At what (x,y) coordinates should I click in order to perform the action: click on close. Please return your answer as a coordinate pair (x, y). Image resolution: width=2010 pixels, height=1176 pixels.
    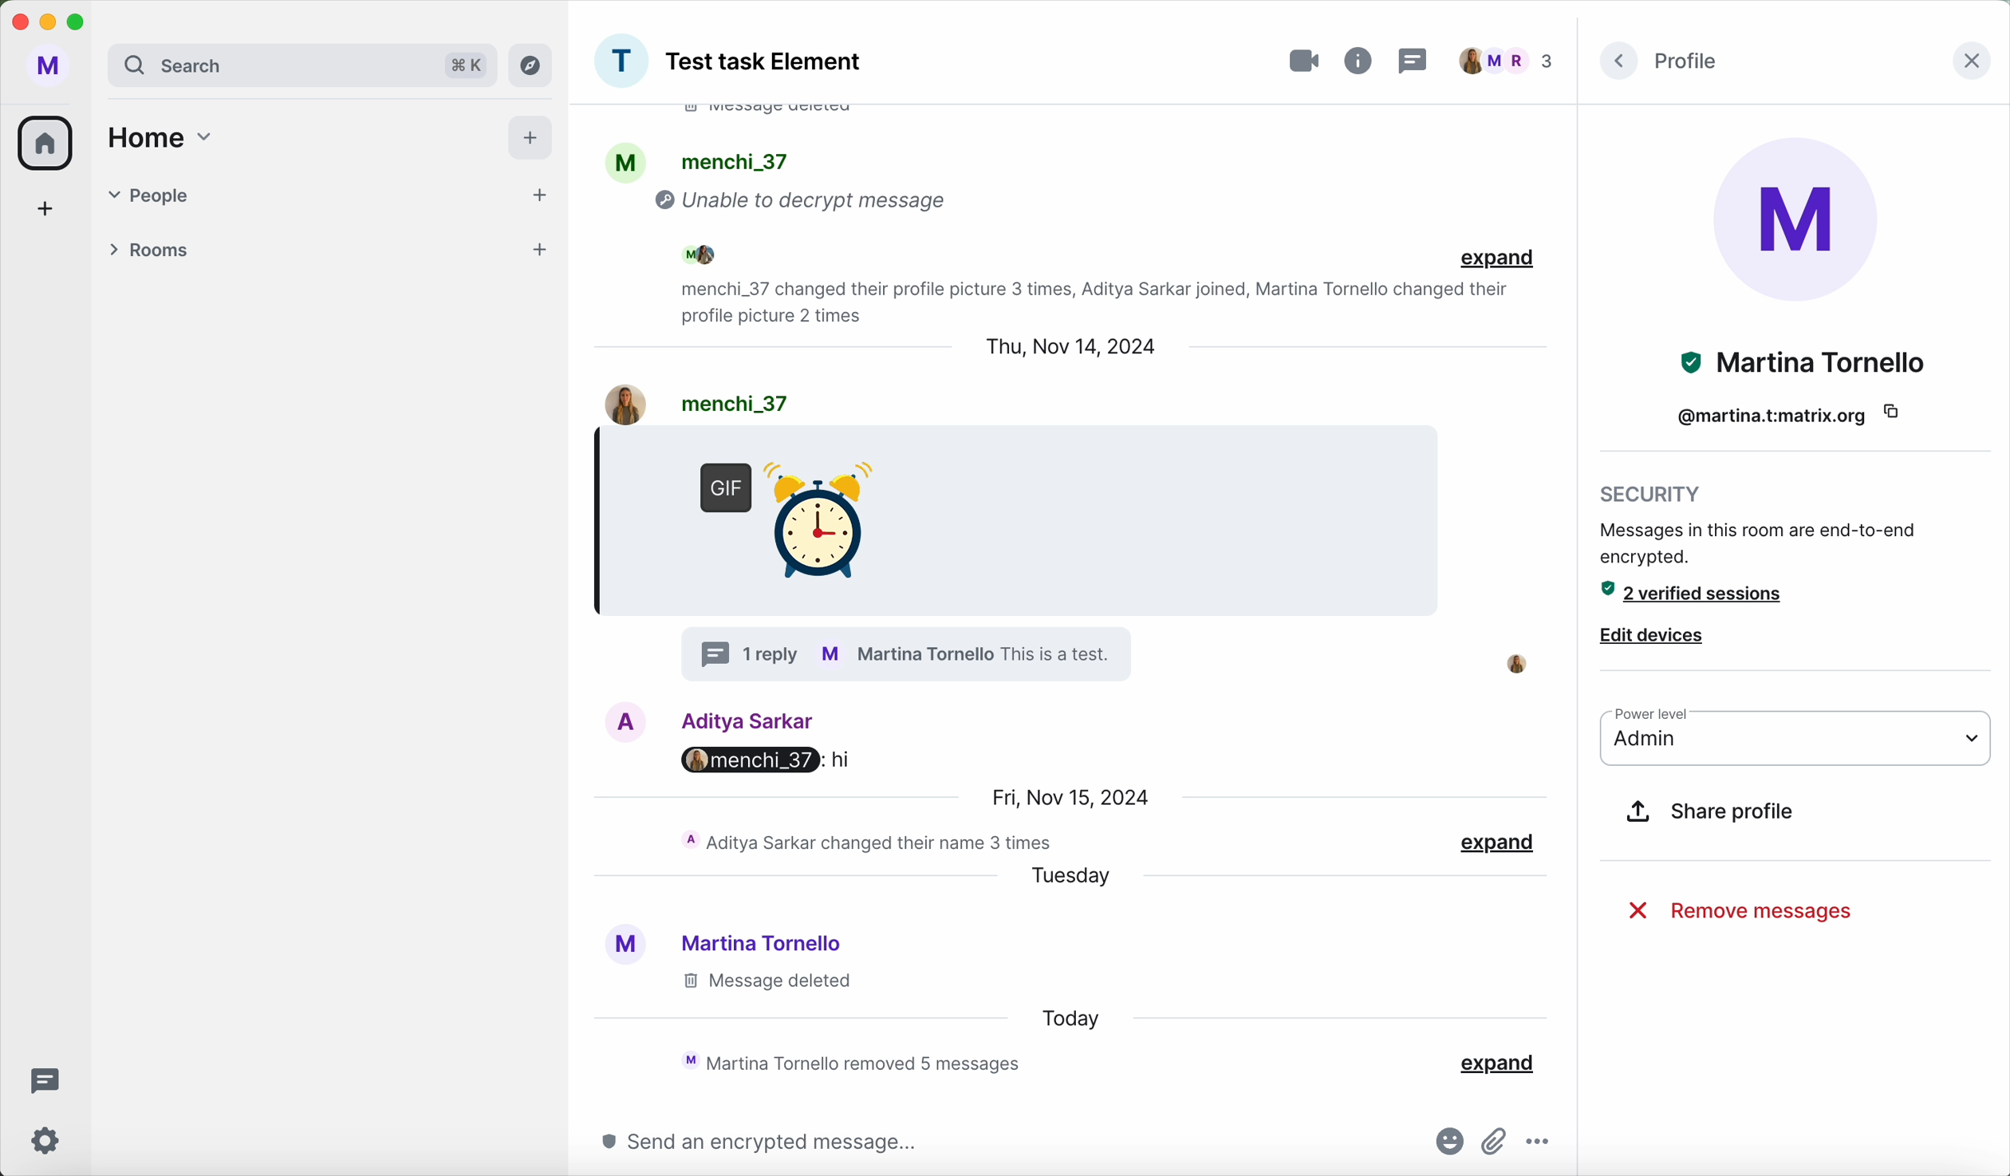
    Looking at the image, I should click on (1969, 61).